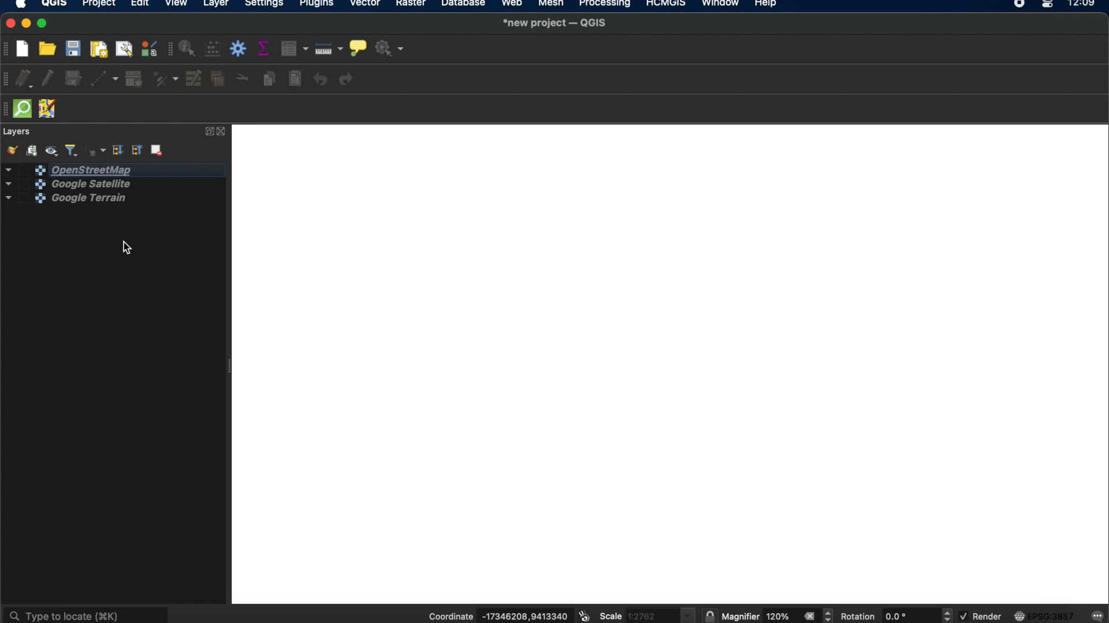 Image resolution: width=1109 pixels, height=623 pixels. I want to click on new print layout, so click(100, 48).